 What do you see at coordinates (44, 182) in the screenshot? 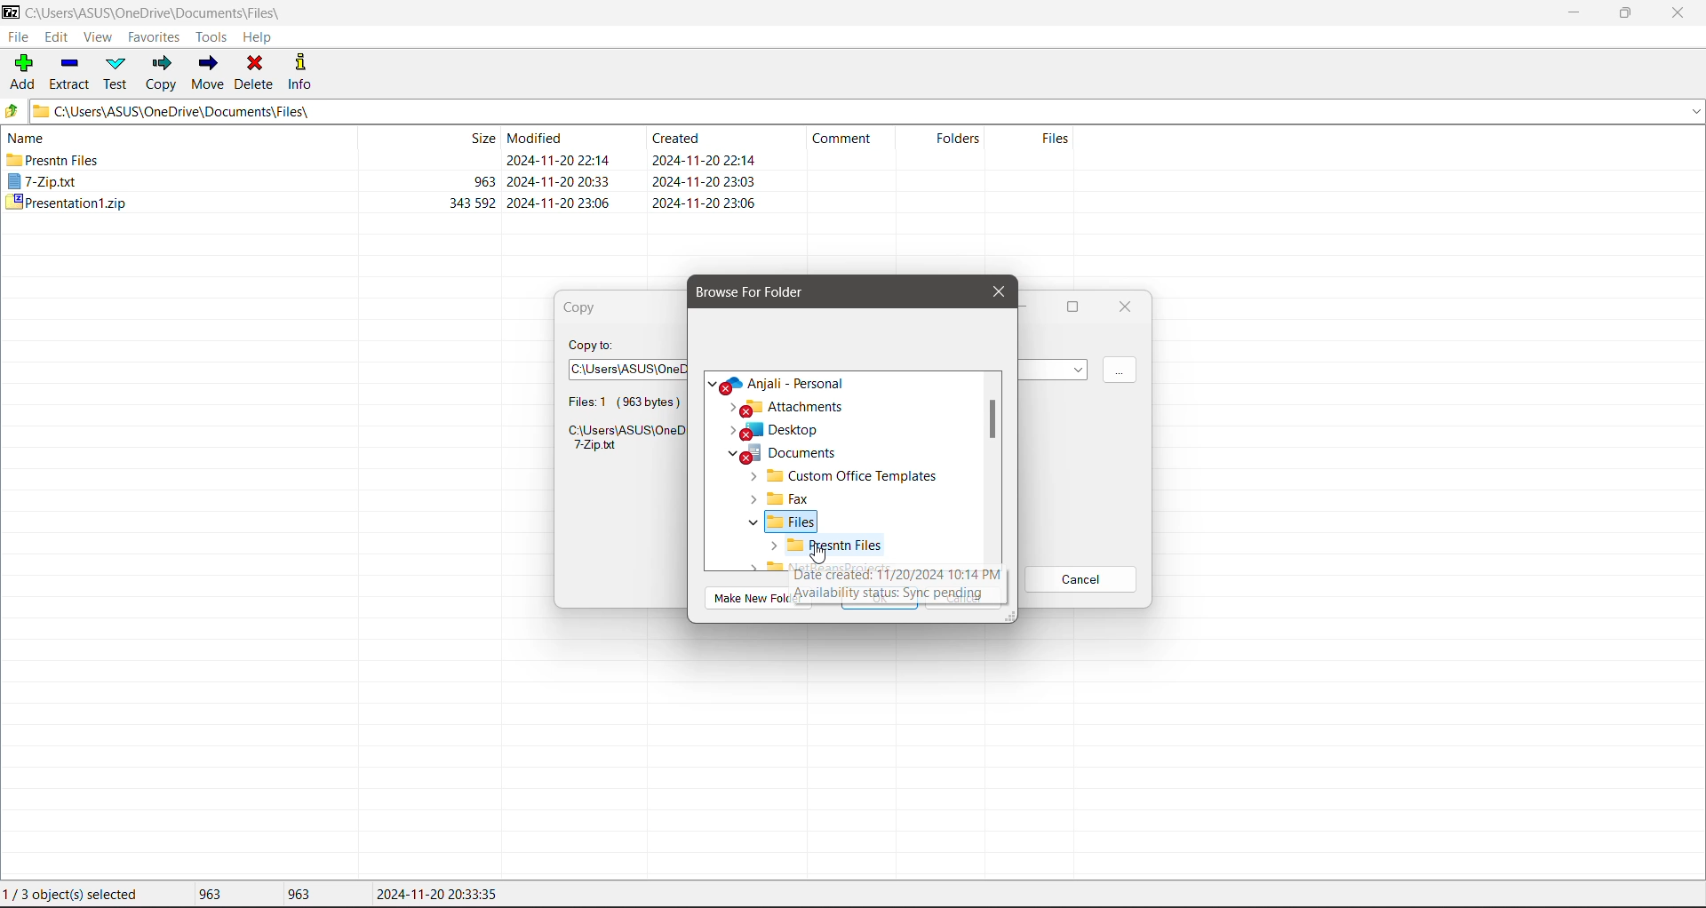
I see `7.zip.txt` at bounding box center [44, 182].